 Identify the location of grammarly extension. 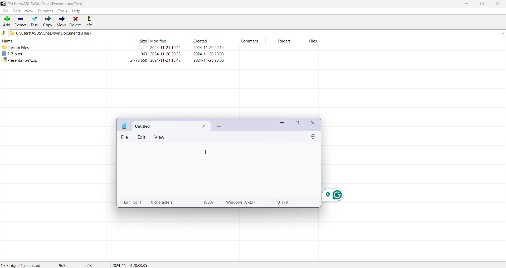
(333, 195).